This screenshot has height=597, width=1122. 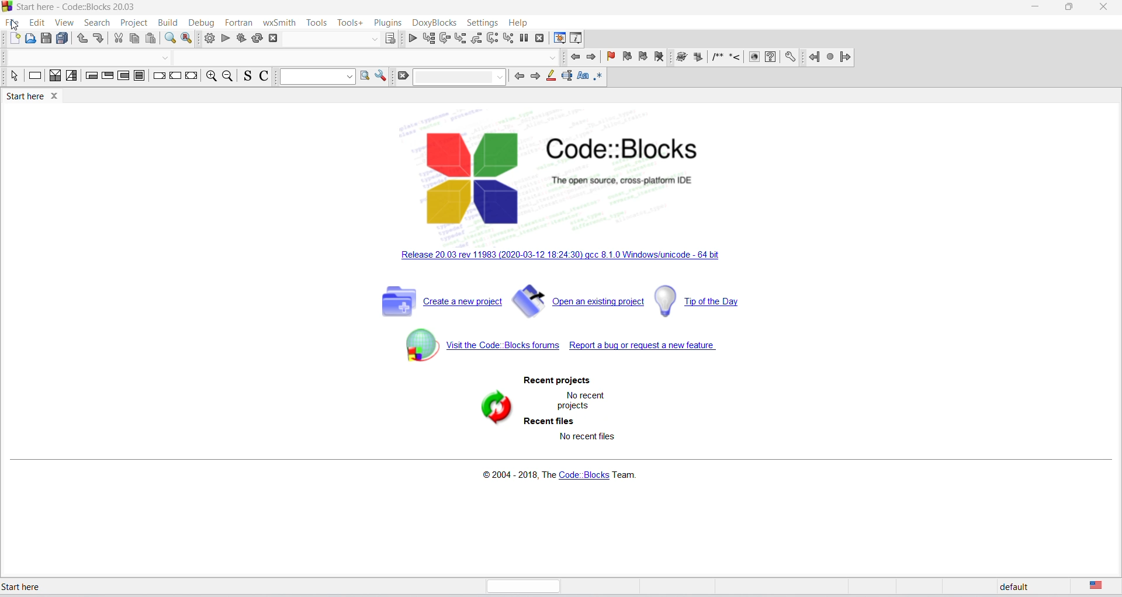 I want to click on wxSmith, so click(x=280, y=22).